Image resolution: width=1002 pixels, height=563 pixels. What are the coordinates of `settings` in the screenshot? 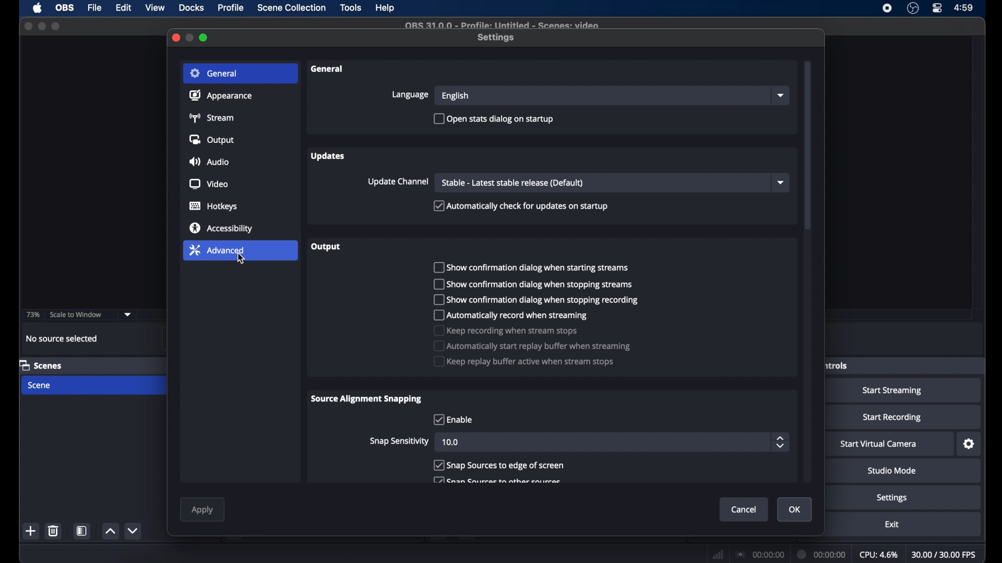 It's located at (969, 444).